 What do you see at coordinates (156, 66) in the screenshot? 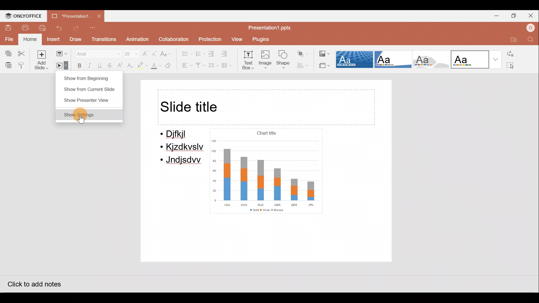
I see `Fill colour` at bounding box center [156, 66].